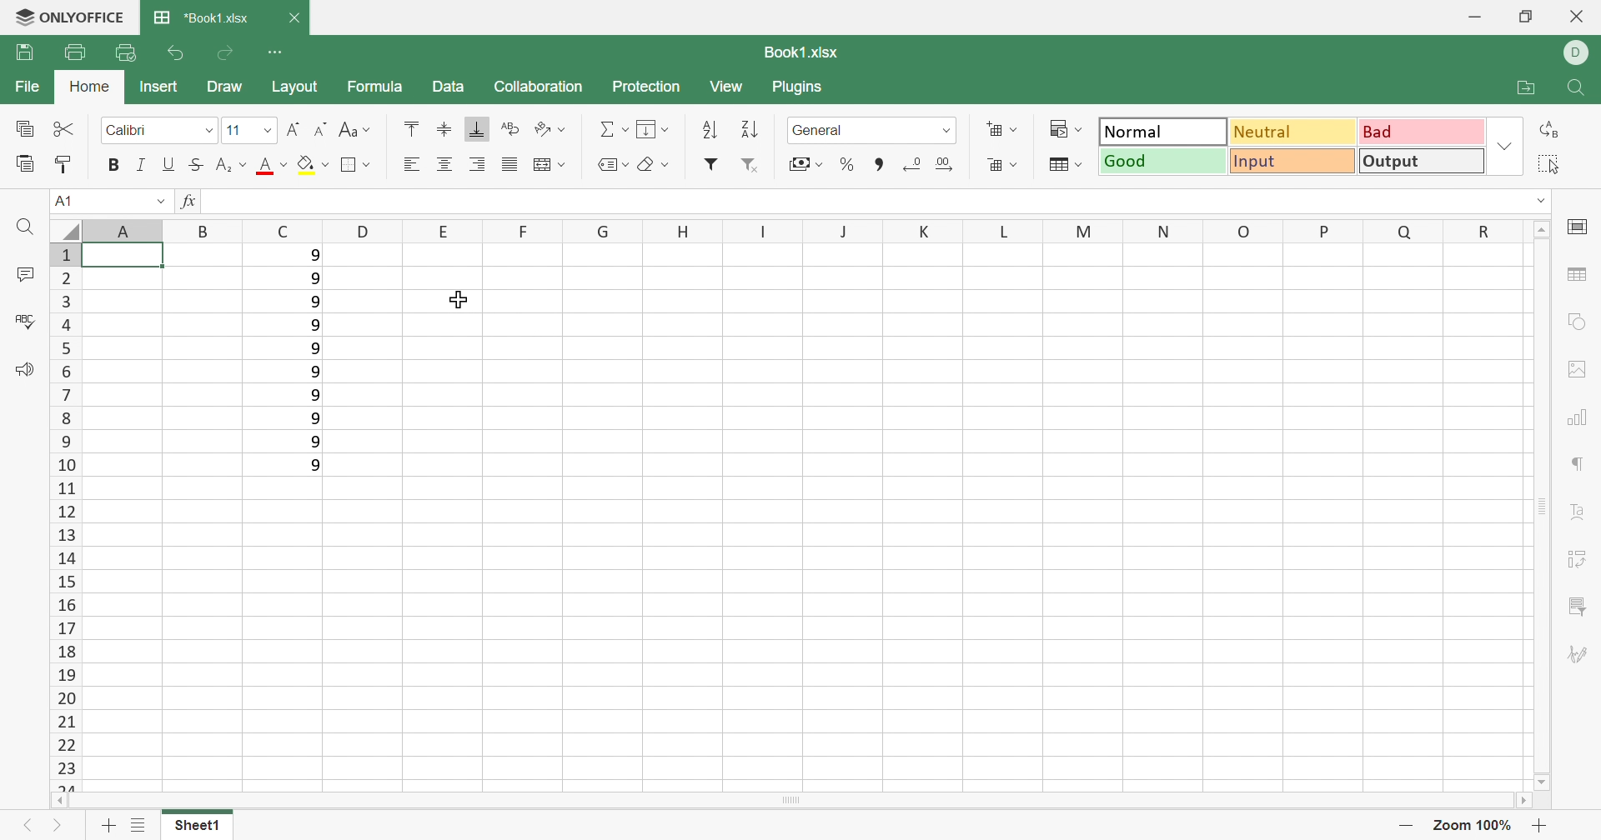 This screenshot has width=1601, height=840. Describe the element at coordinates (509, 163) in the screenshot. I see `Justified` at that location.